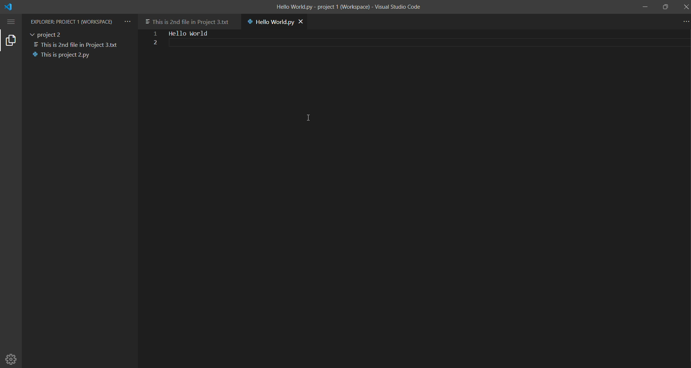 The width and height of the screenshot is (691, 368). I want to click on explorer workspace, so click(72, 21).